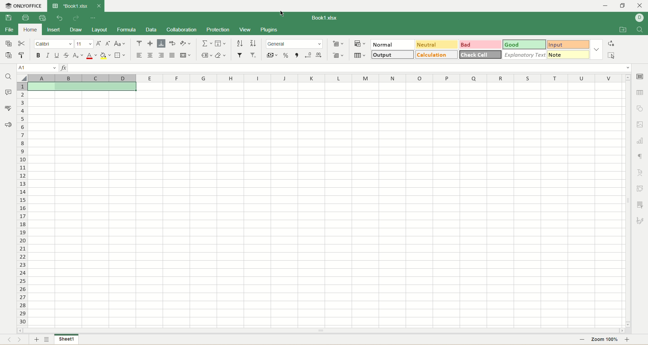  Describe the element at coordinates (640, 18) in the screenshot. I see `username` at that location.